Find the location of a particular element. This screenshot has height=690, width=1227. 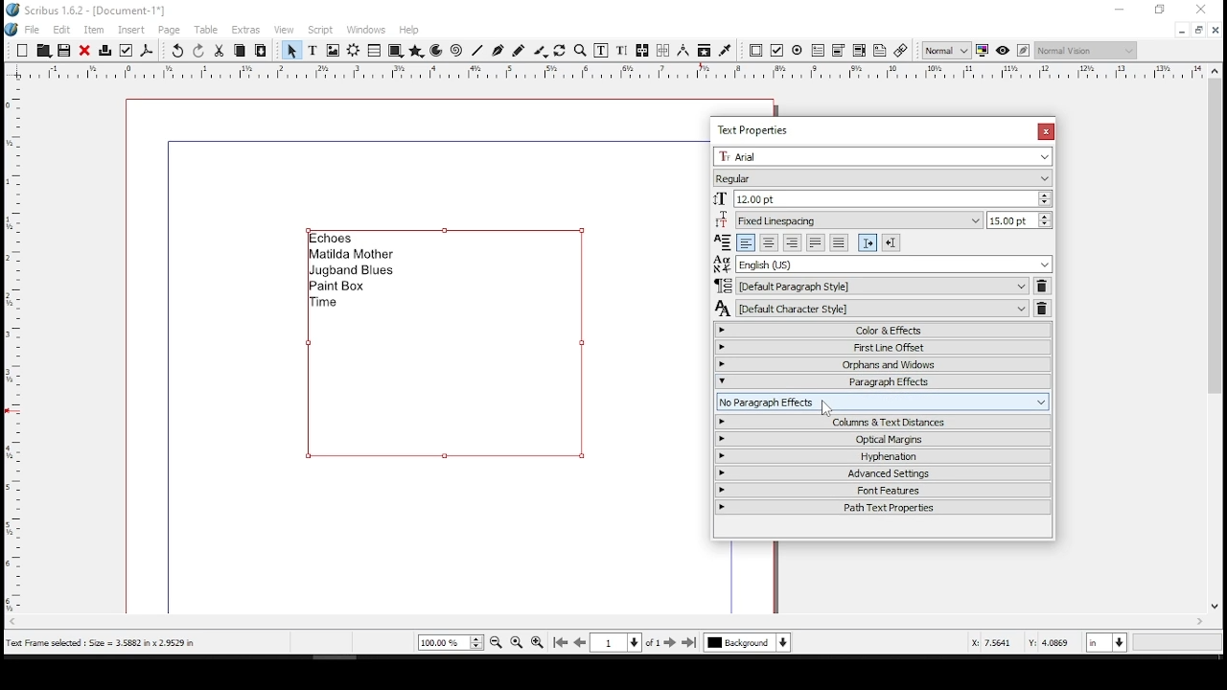

link text frames is located at coordinates (642, 52).